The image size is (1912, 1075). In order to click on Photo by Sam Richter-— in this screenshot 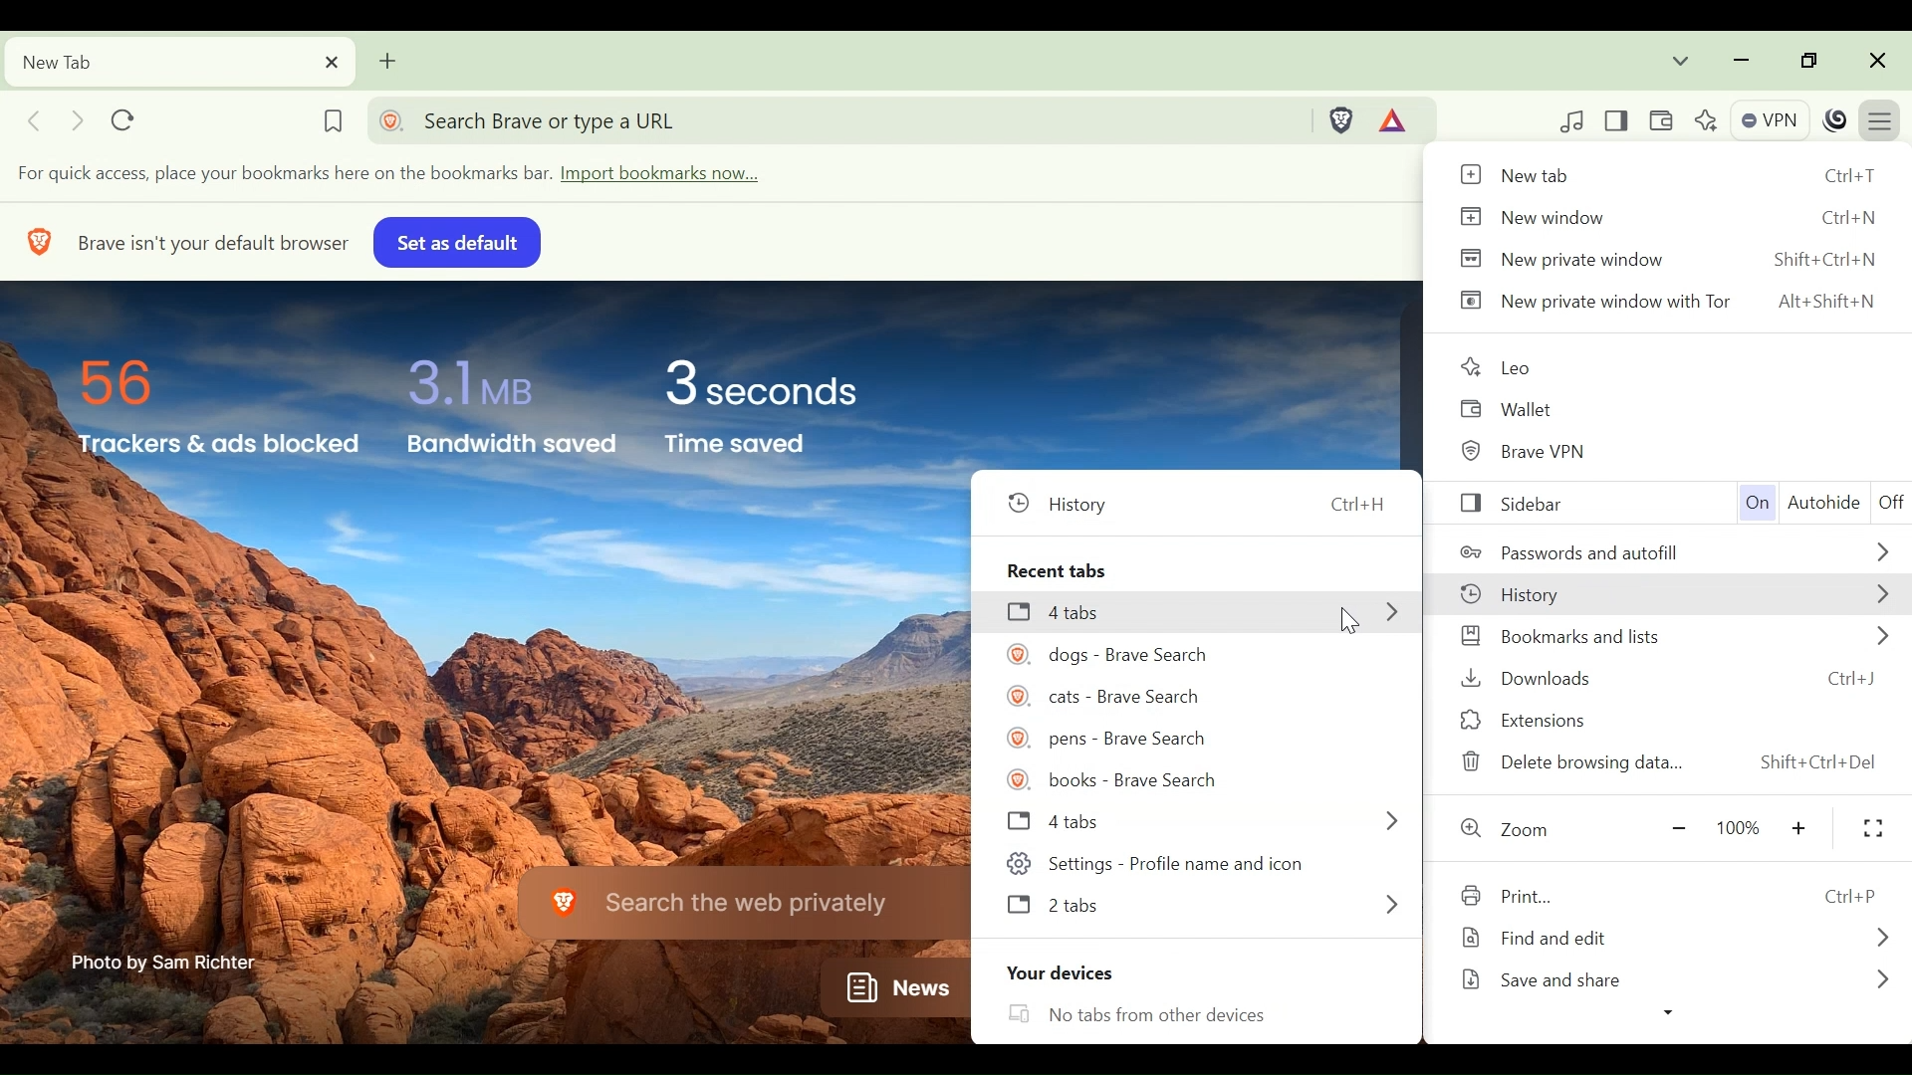, I will do `click(166, 961)`.